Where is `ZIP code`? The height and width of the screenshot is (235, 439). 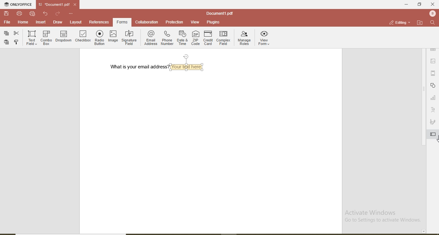
ZIP code is located at coordinates (196, 38).